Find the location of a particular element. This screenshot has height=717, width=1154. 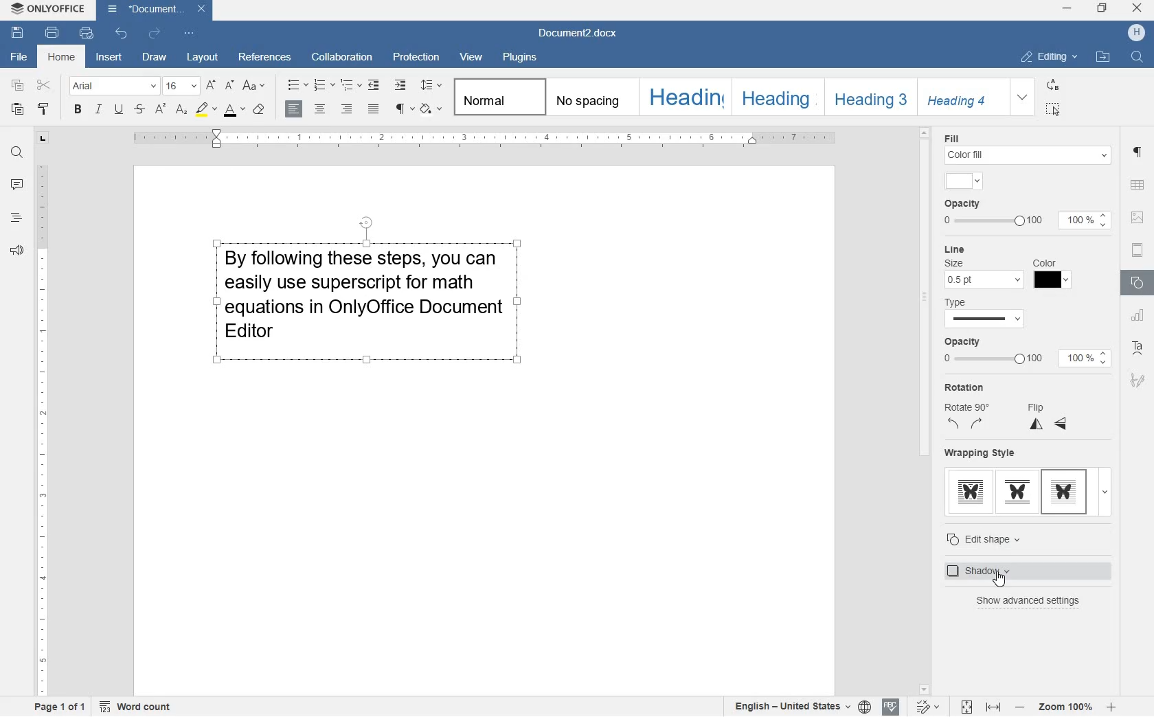

bold is located at coordinates (78, 110).